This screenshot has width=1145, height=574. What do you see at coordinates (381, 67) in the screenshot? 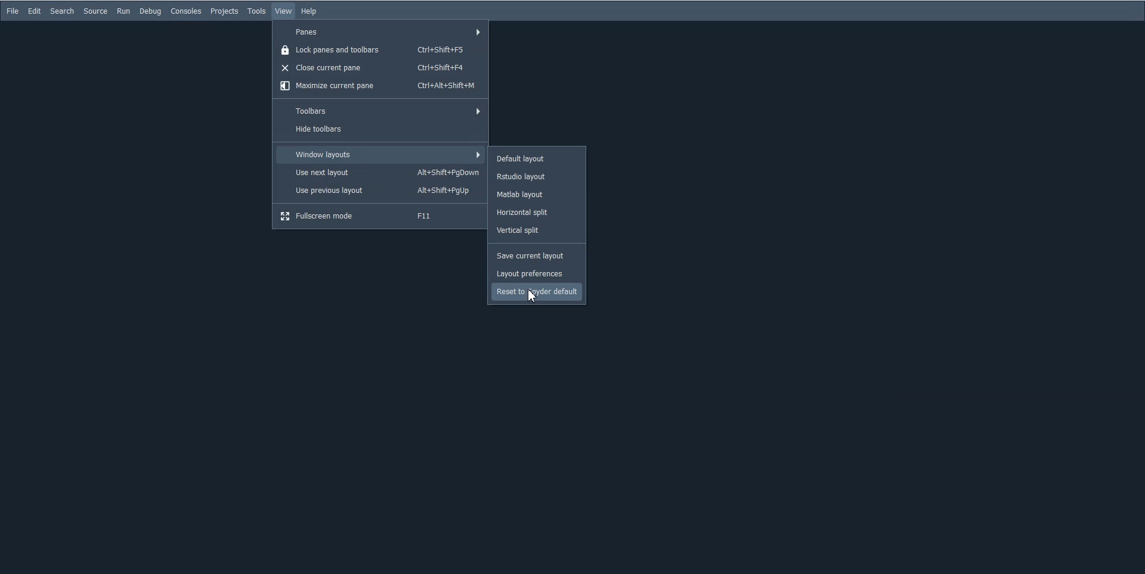
I see `Close current pane` at bounding box center [381, 67].